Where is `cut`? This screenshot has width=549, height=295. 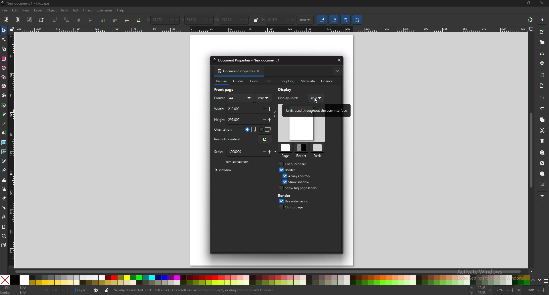
cut is located at coordinates (542, 131).